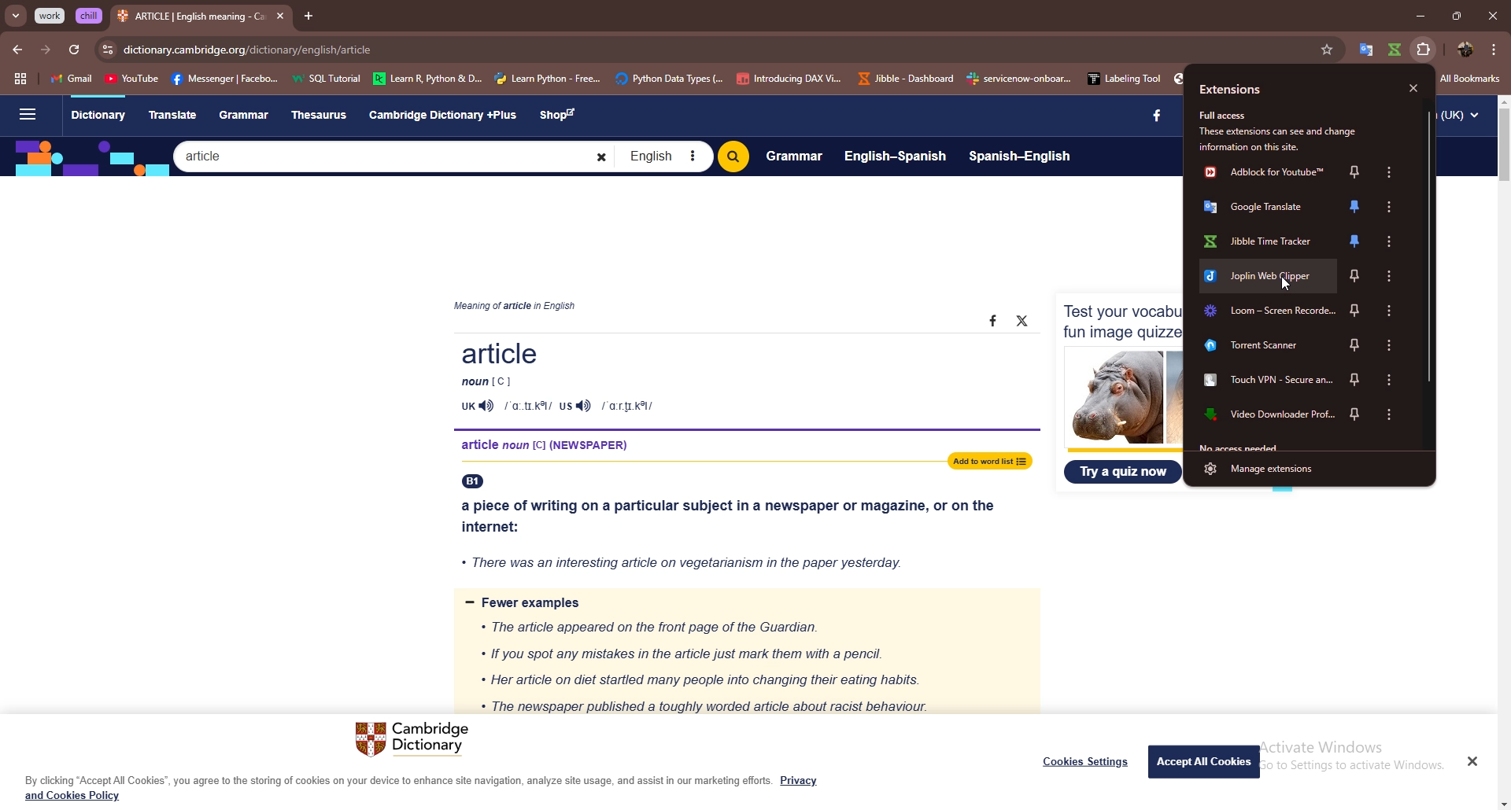  Describe the element at coordinates (1265, 208) in the screenshot. I see `extension` at that location.